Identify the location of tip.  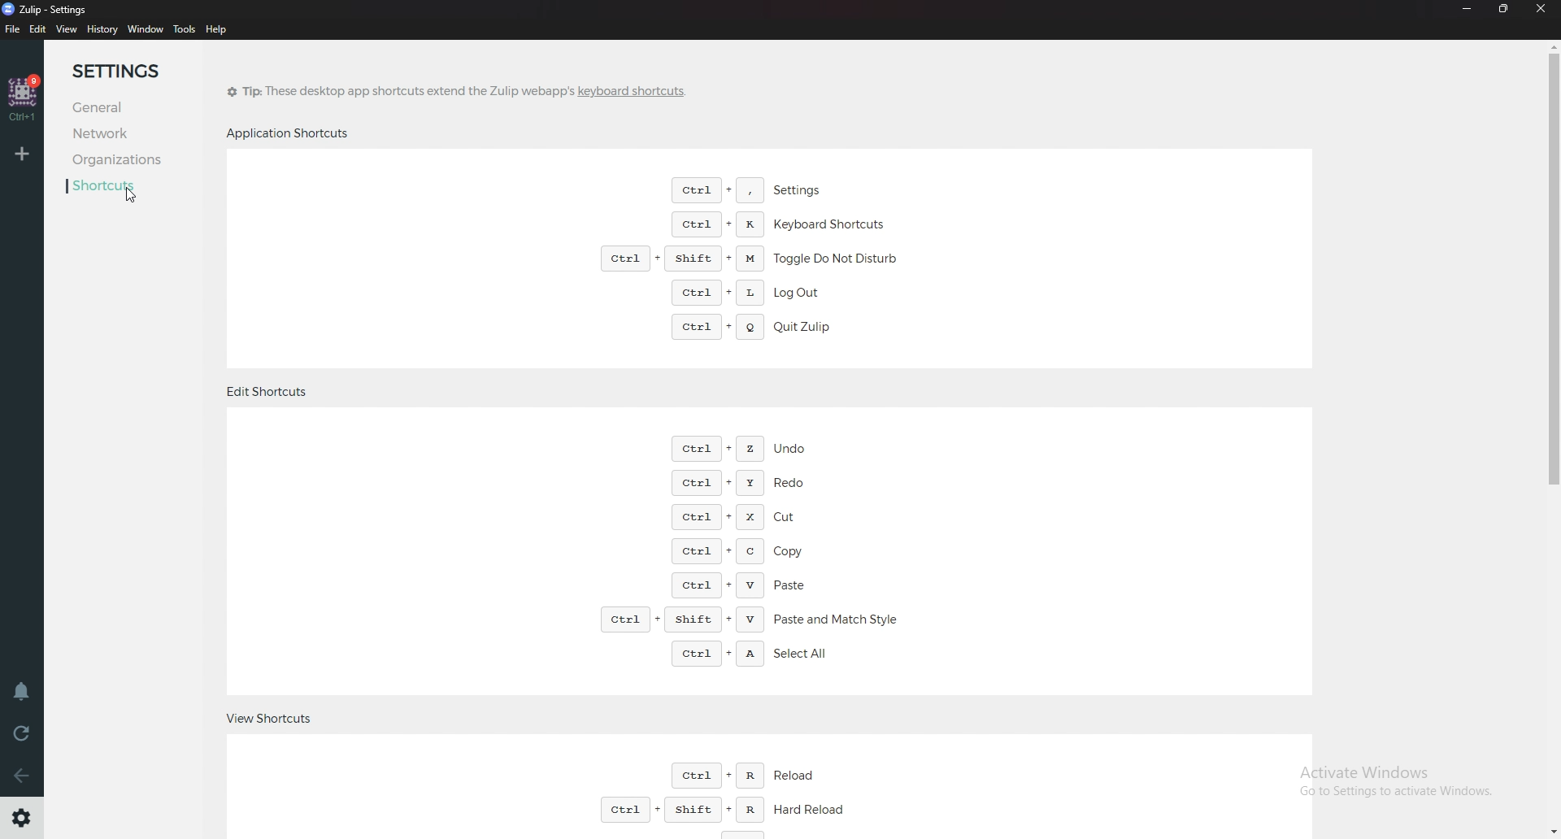
(452, 92).